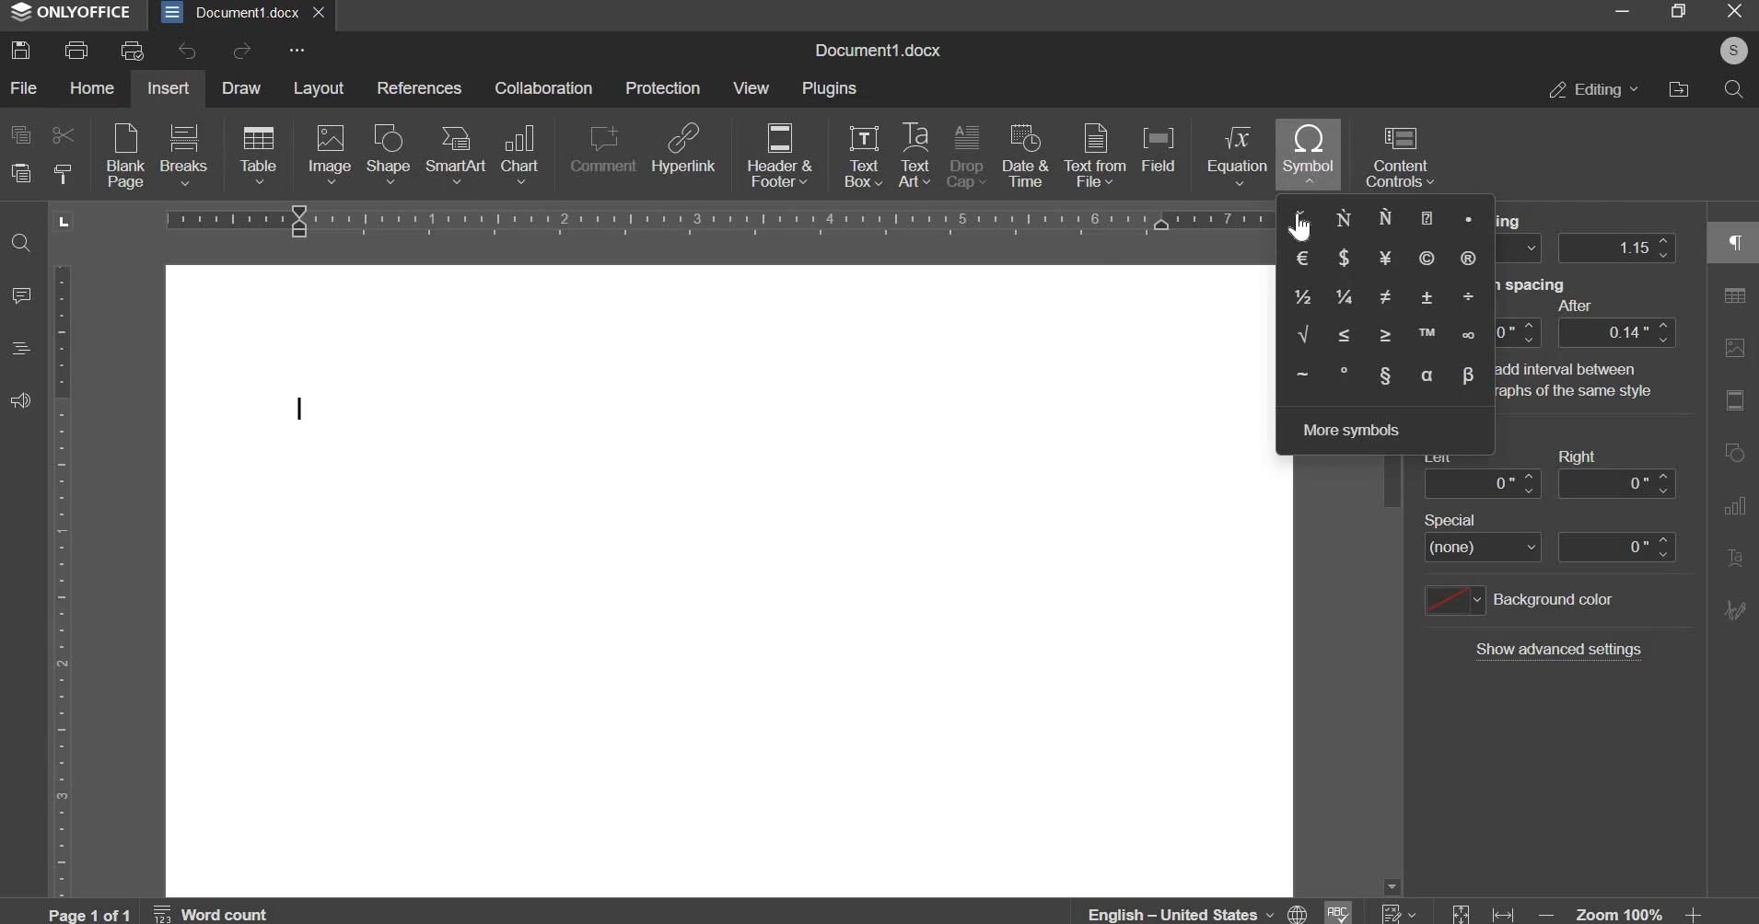 Image resolution: width=1759 pixels, height=924 pixels. What do you see at coordinates (63, 171) in the screenshot?
I see `copy style` at bounding box center [63, 171].